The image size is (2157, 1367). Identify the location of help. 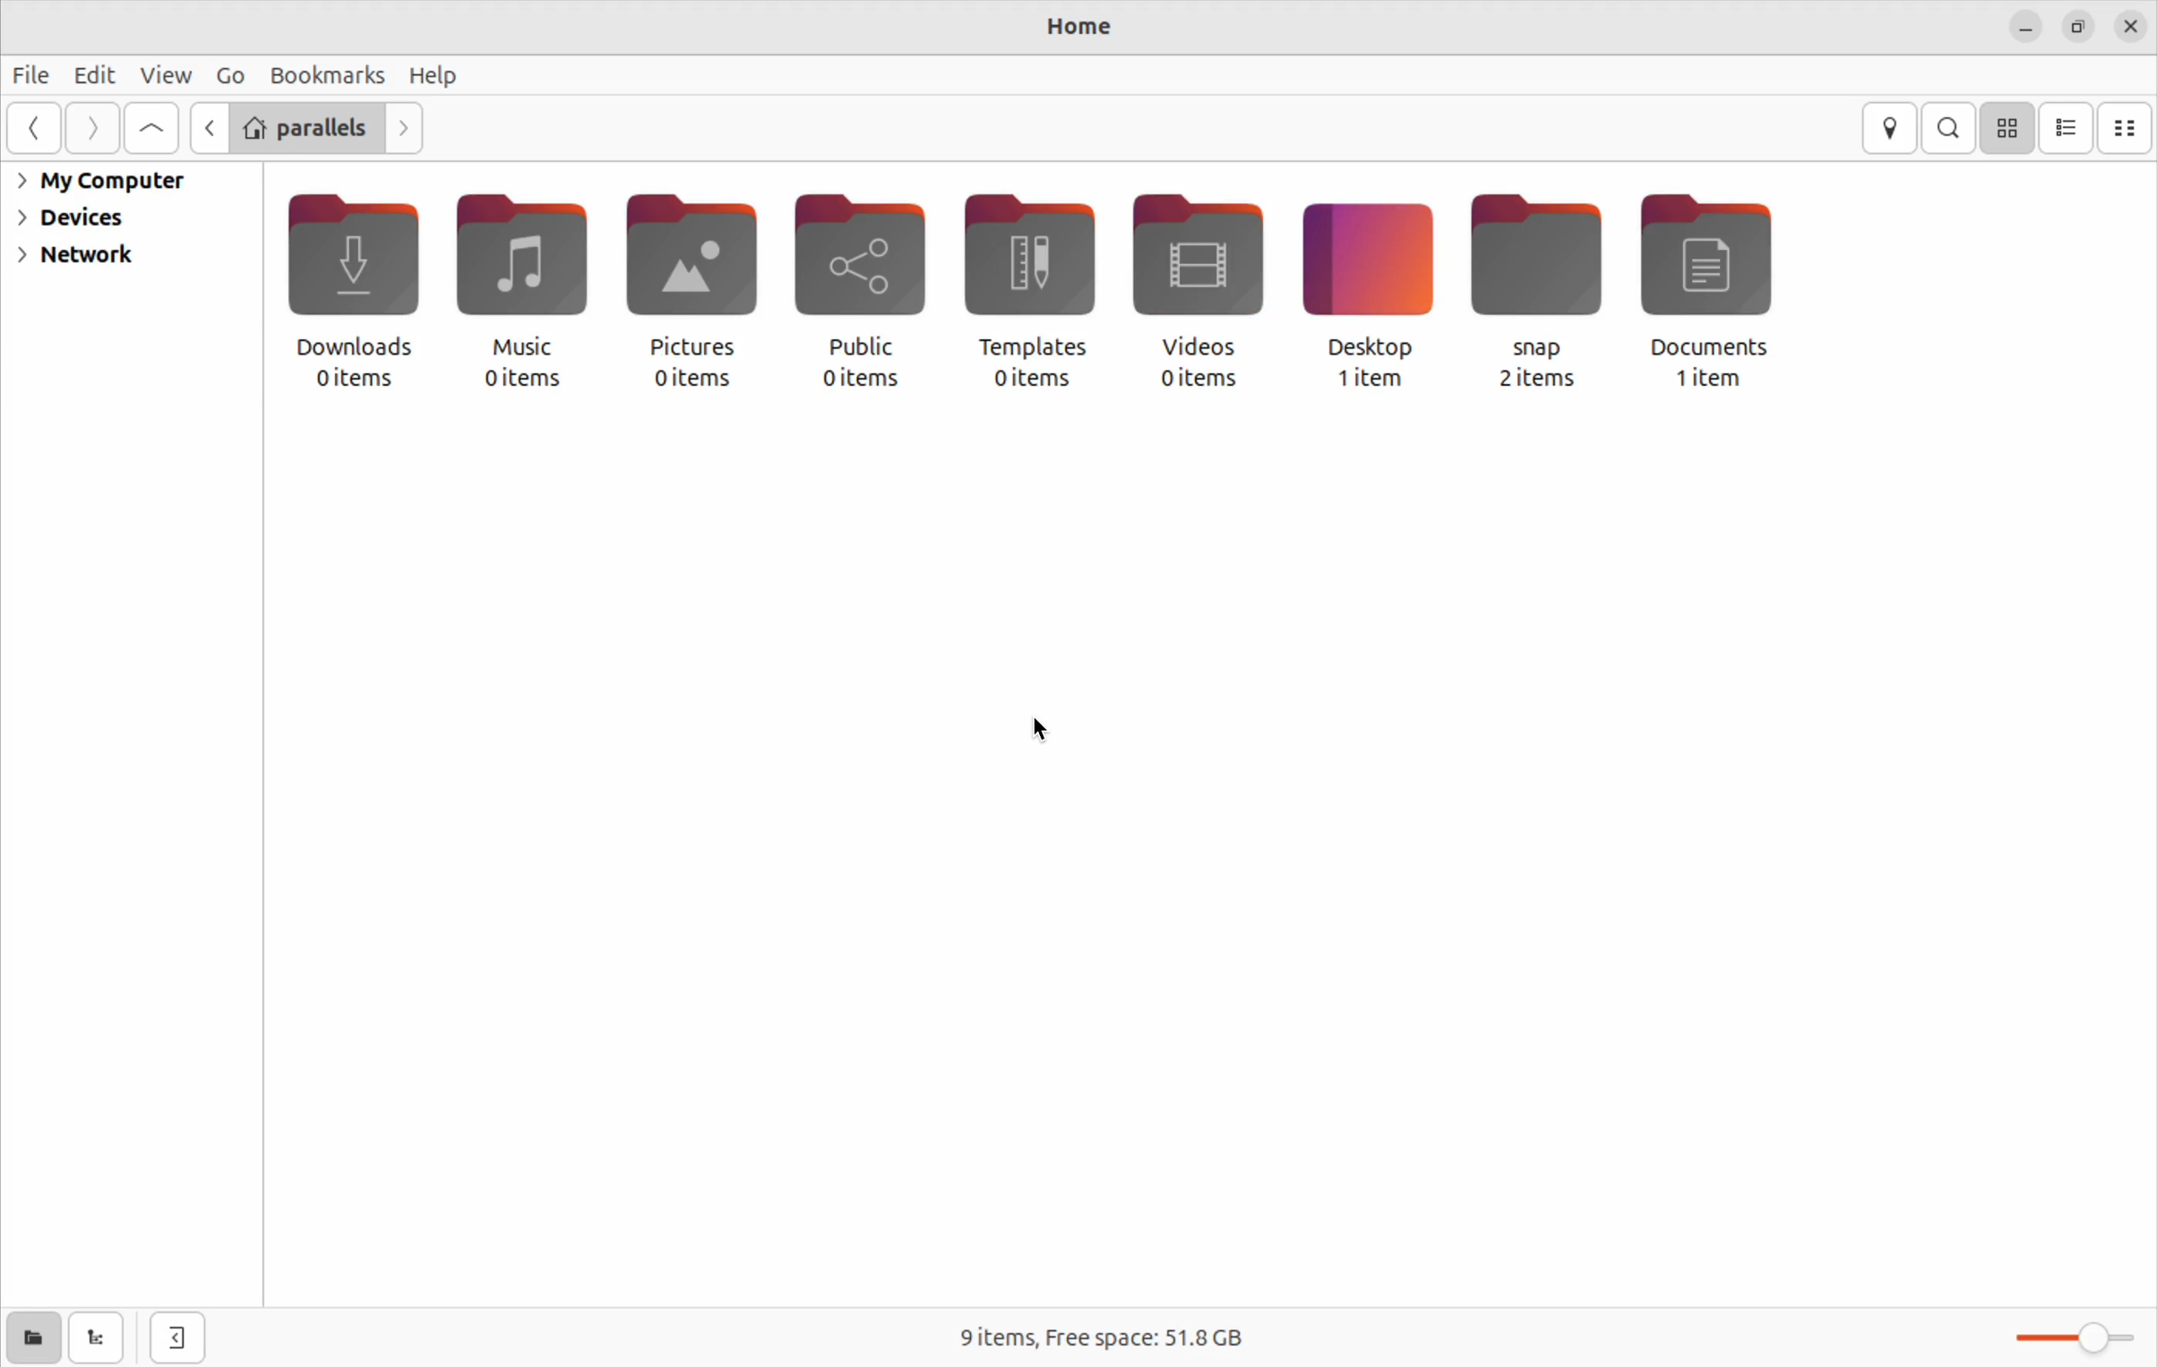
(434, 76).